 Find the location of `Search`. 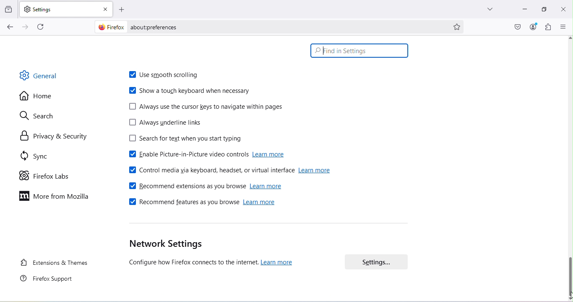

Search is located at coordinates (35, 116).